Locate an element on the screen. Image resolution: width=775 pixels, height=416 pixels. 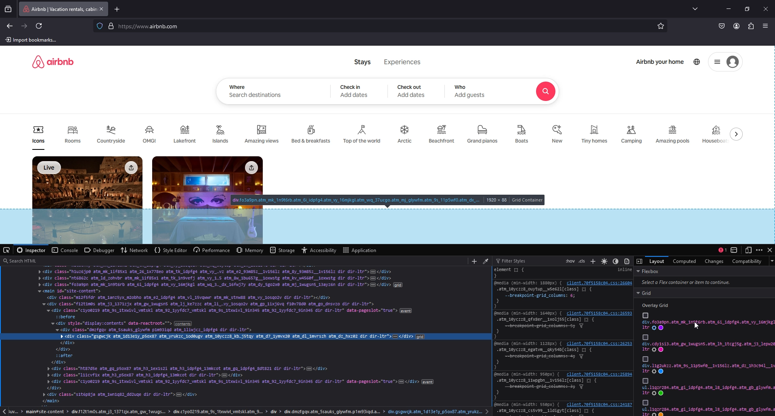
performance is located at coordinates (212, 250).